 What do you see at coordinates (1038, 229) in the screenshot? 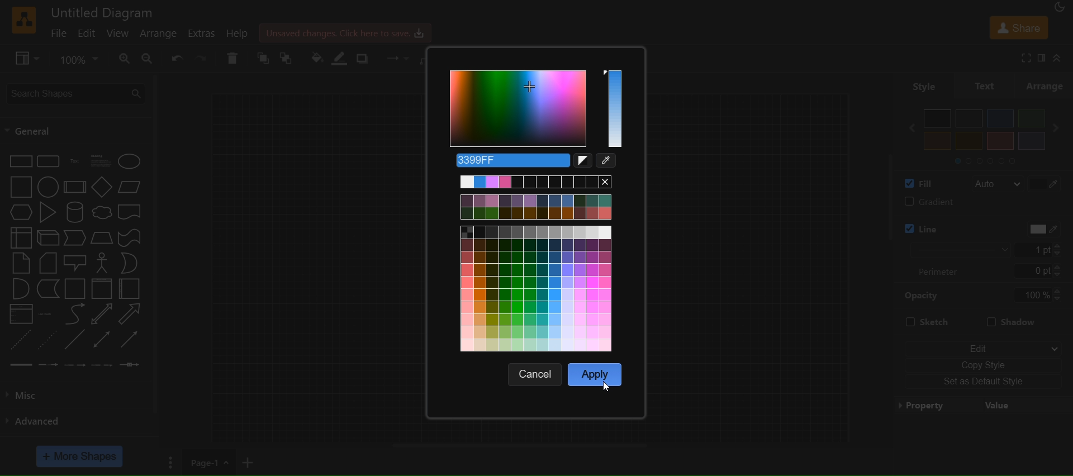
I see `color` at bounding box center [1038, 229].